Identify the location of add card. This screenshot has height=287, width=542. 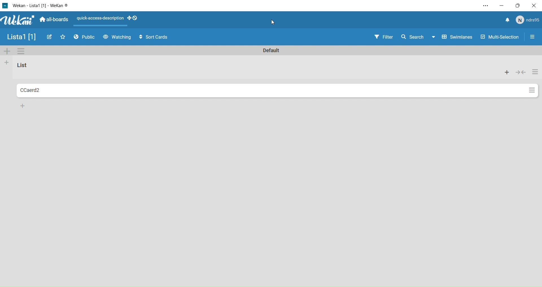
(23, 106).